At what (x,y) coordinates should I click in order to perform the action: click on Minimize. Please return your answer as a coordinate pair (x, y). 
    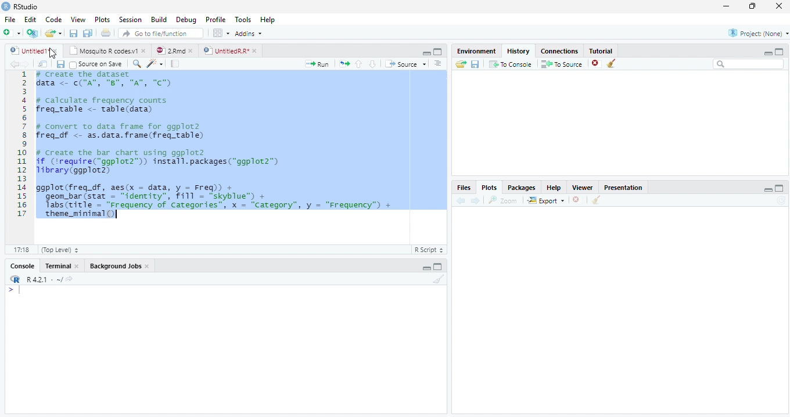
    Looking at the image, I should click on (426, 268).